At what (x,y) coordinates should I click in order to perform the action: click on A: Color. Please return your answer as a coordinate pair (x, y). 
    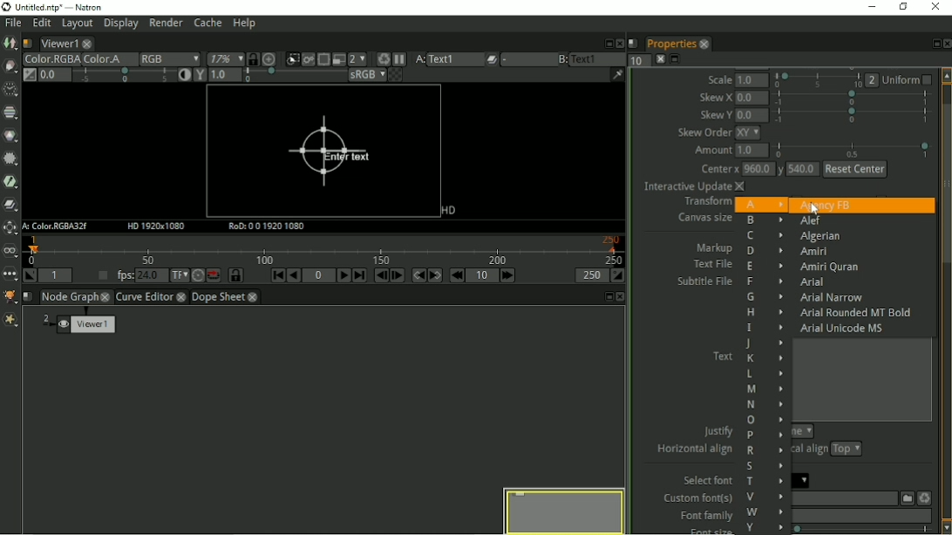
    Looking at the image, I should click on (57, 227).